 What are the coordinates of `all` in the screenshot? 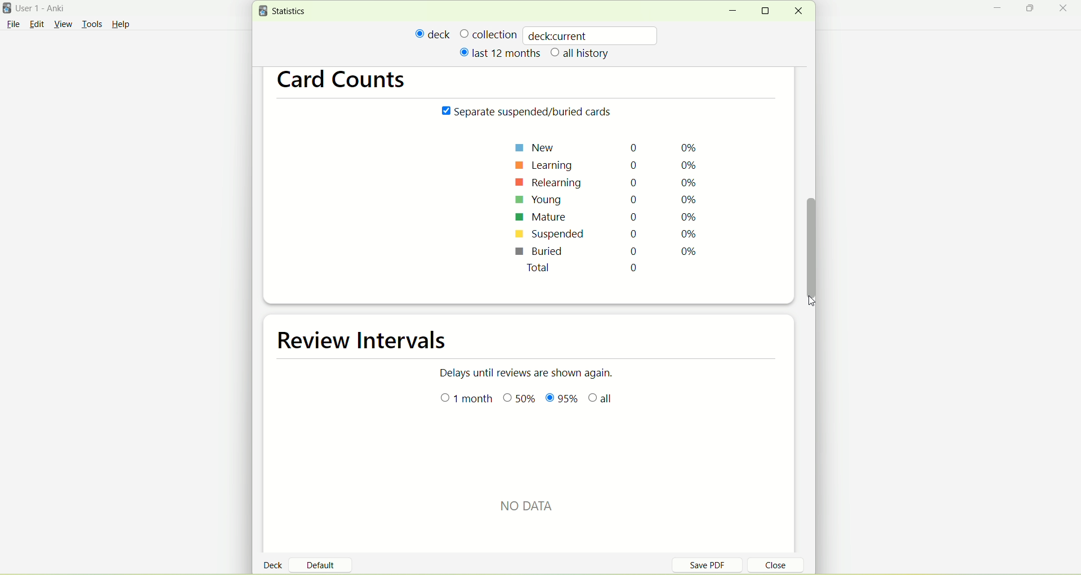 It's located at (603, 400).